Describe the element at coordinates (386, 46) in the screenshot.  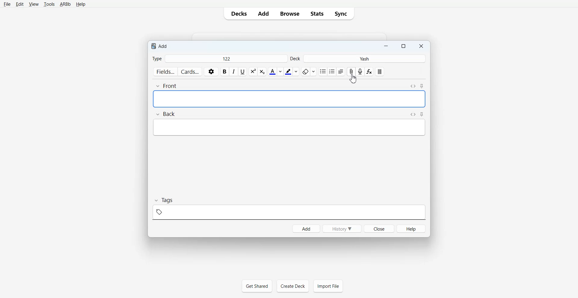
I see `Minimize` at that location.